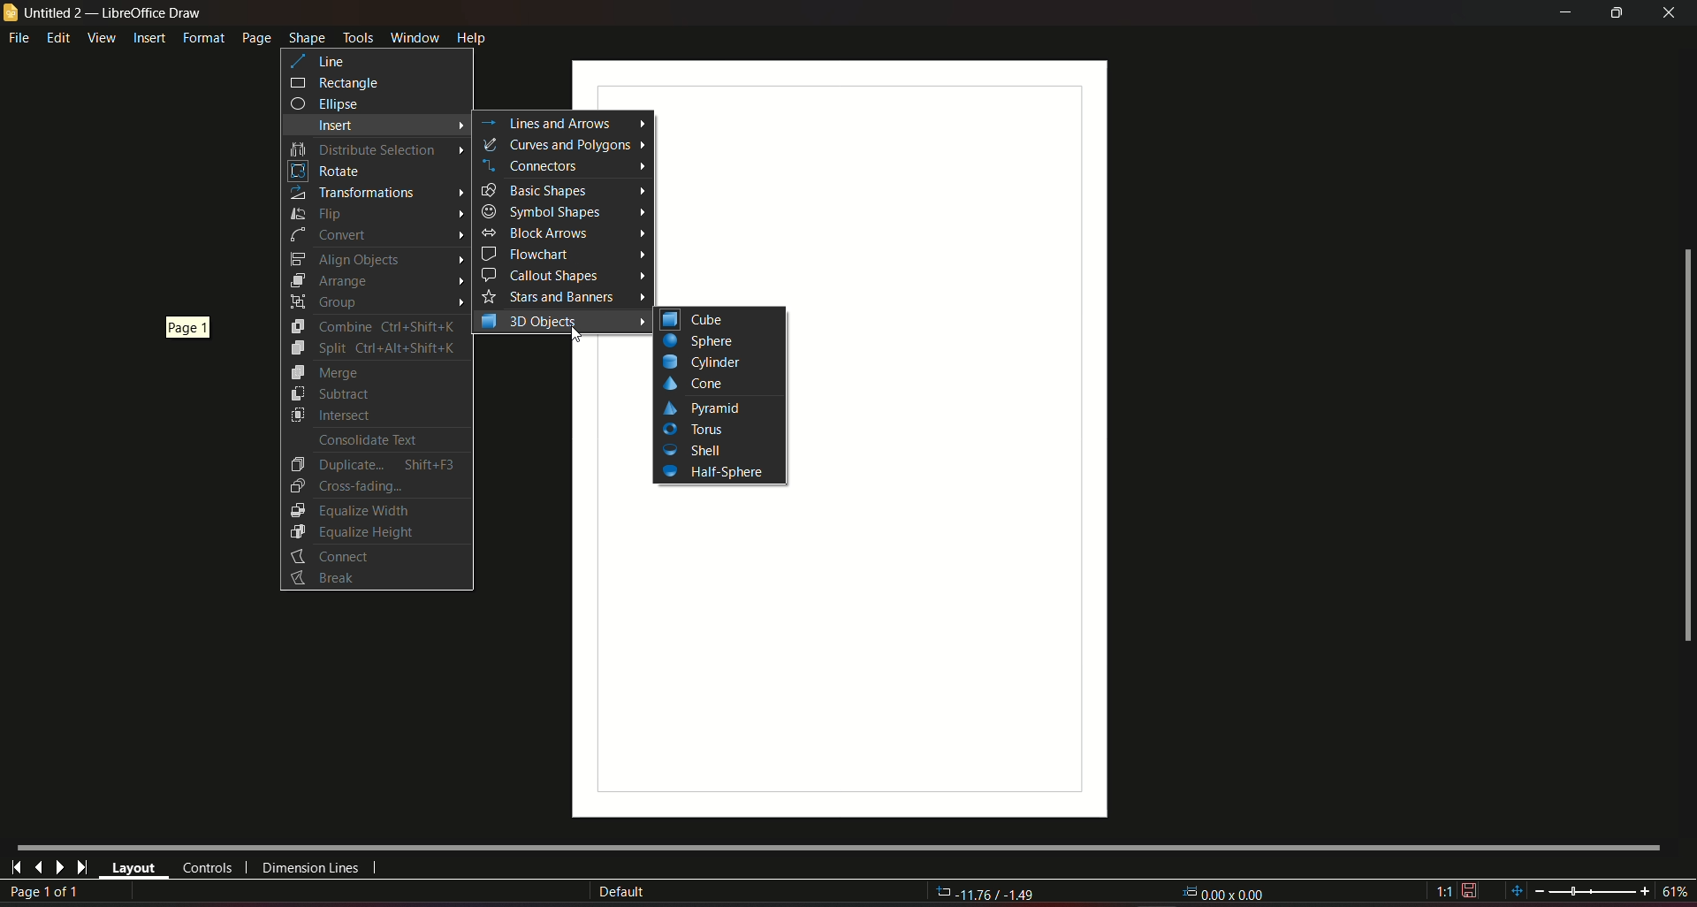  What do you see at coordinates (206, 868) in the screenshot?
I see `controls` at bounding box center [206, 868].